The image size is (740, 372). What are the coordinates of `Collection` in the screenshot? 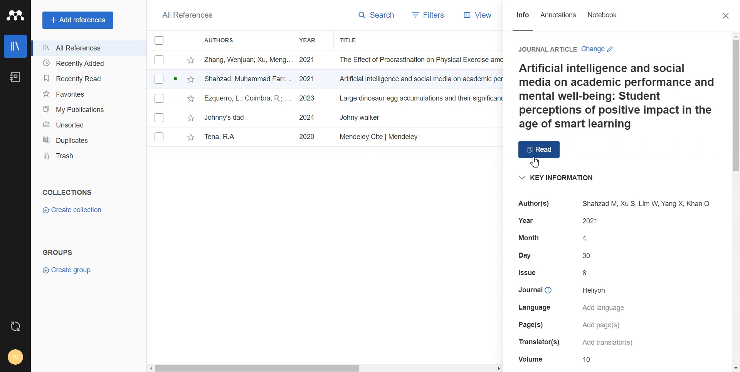 It's located at (68, 192).